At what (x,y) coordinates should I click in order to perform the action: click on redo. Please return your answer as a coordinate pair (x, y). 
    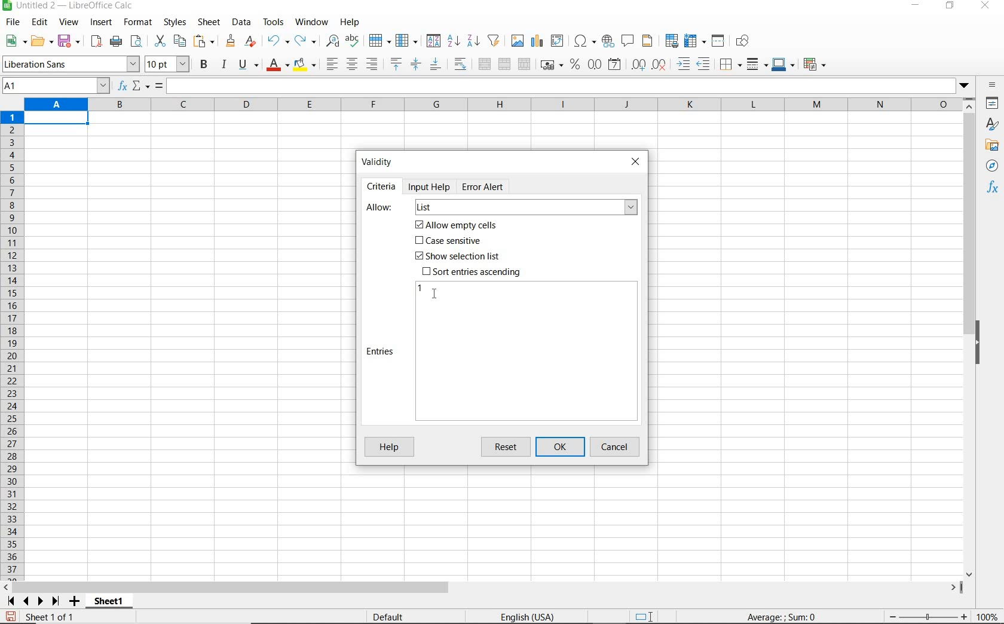
    Looking at the image, I should click on (305, 41).